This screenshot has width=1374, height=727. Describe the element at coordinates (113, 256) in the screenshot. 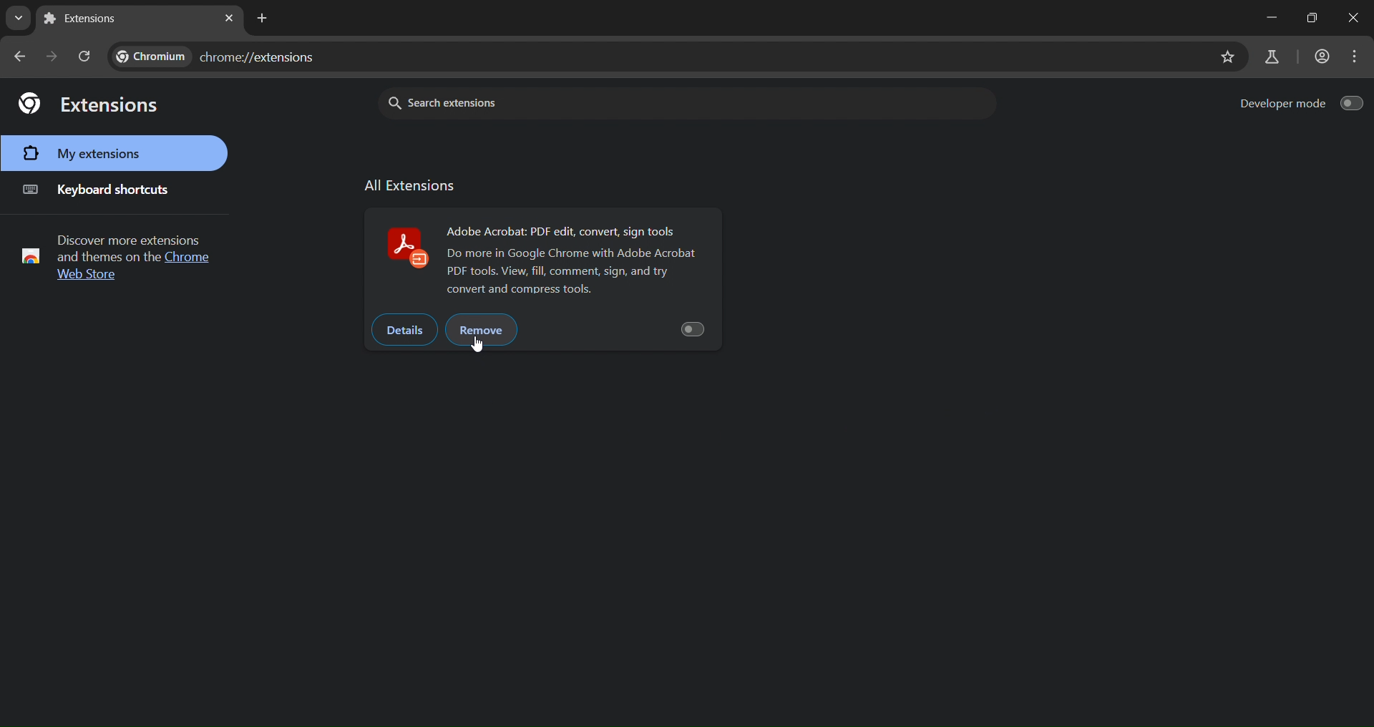

I see `Discover more extensions and themes text` at that location.